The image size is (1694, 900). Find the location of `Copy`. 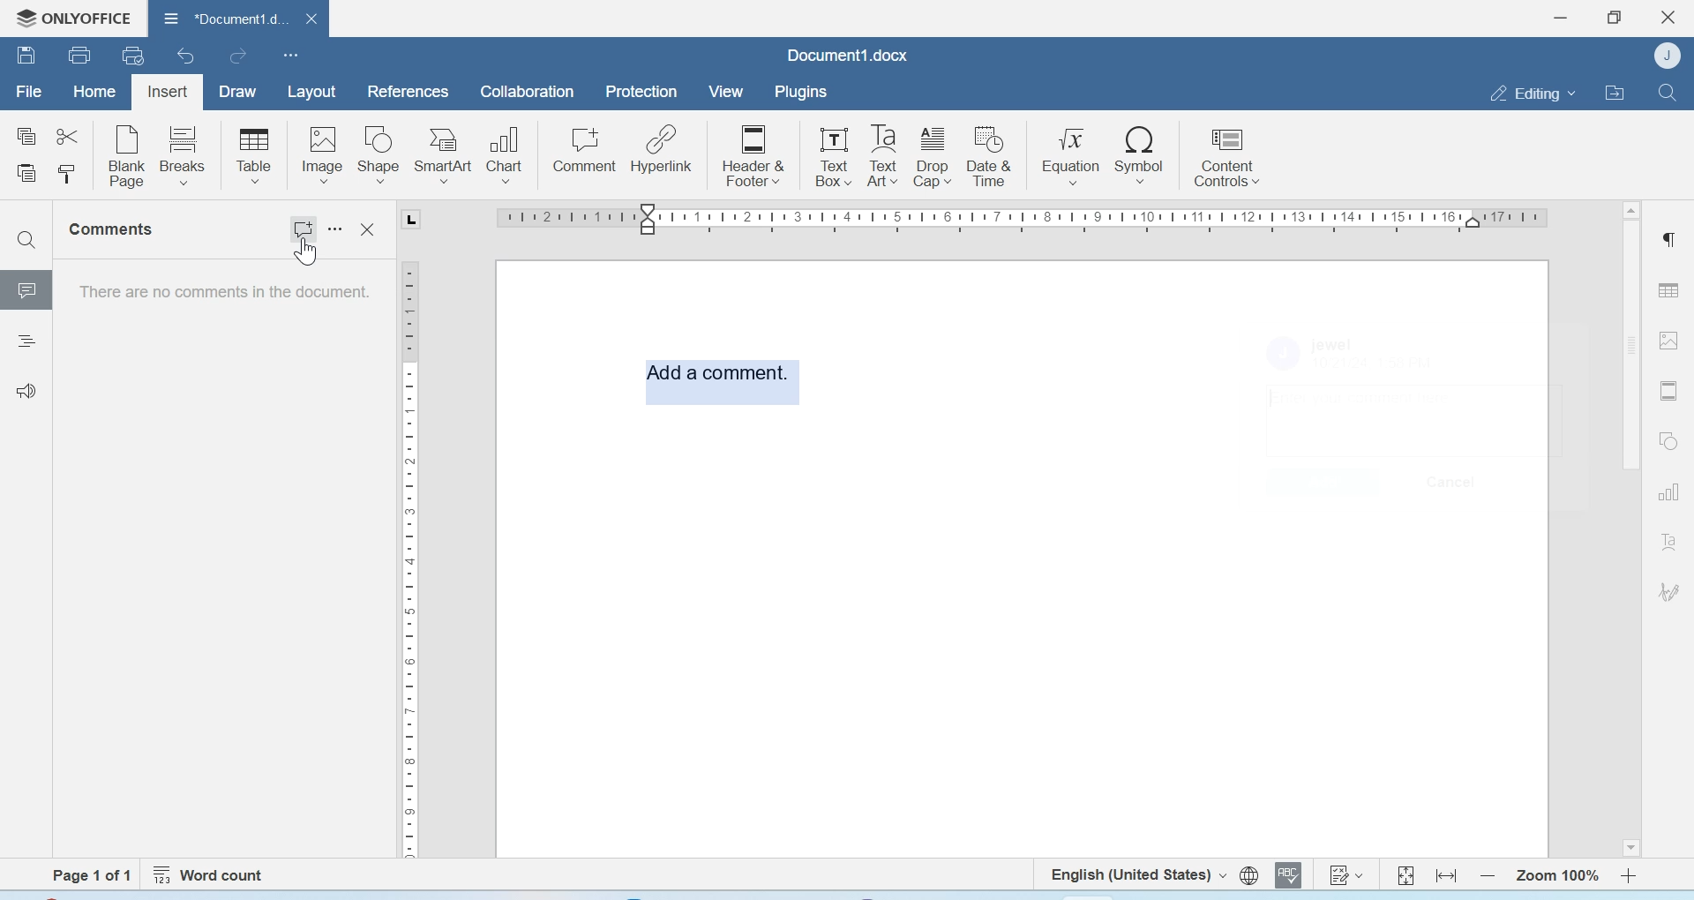

Copy is located at coordinates (27, 137).